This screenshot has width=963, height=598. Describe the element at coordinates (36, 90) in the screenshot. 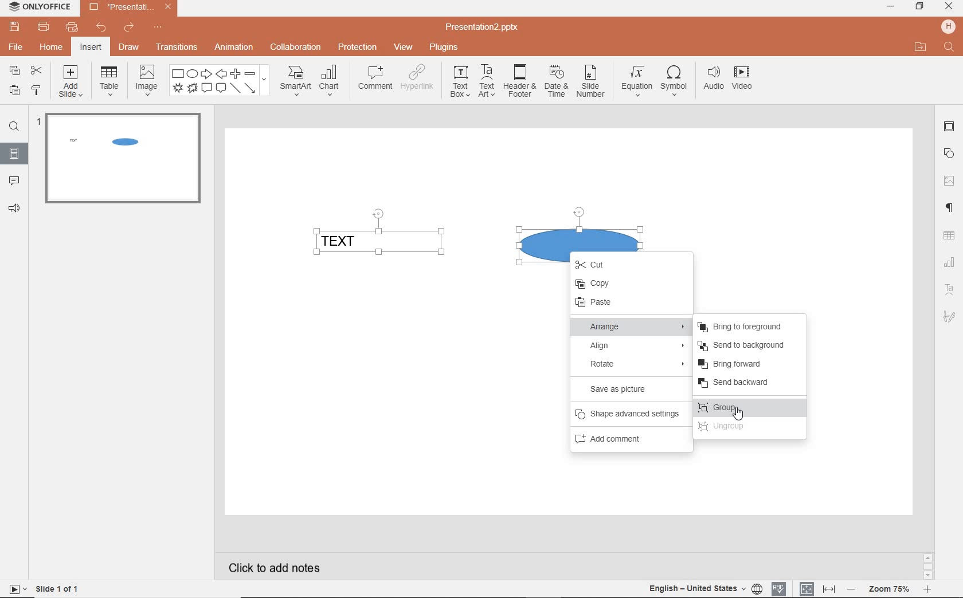

I see `copy style` at that location.